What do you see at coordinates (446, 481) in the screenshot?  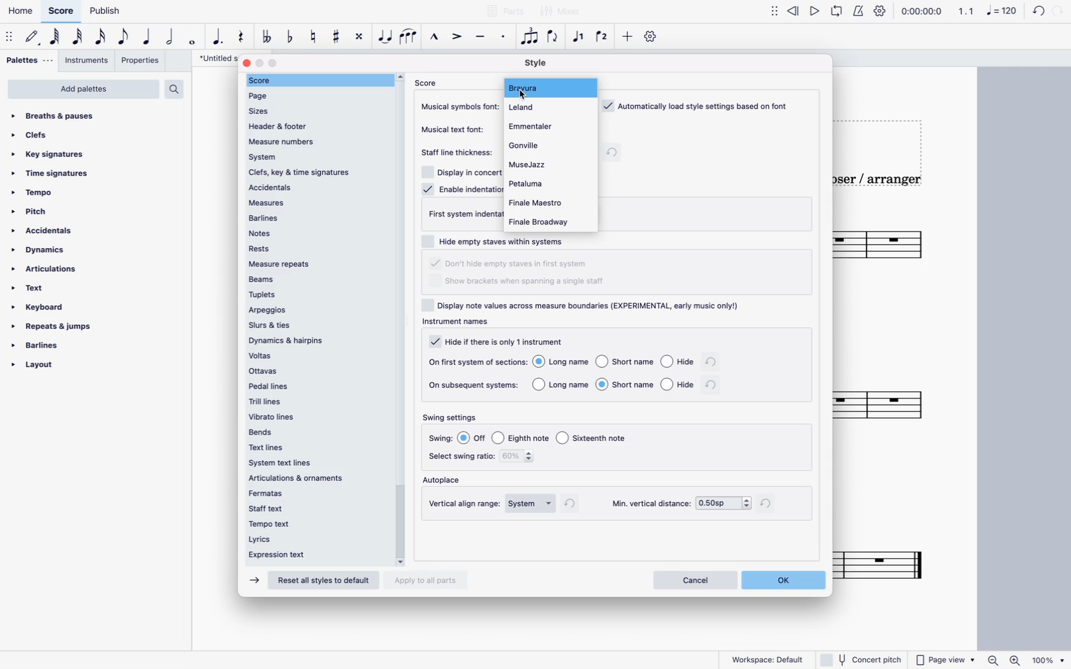 I see `autoplace` at bounding box center [446, 481].